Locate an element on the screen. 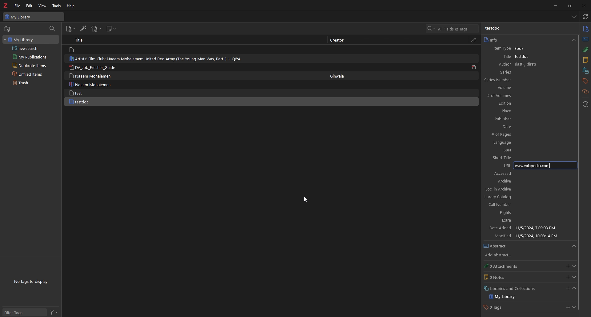  list all items is located at coordinates (573, 16).